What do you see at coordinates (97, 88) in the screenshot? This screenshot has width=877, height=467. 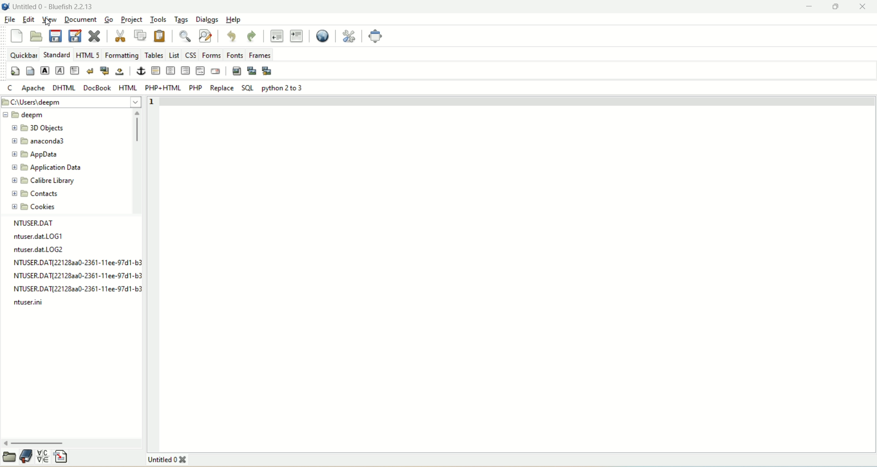 I see `docbook` at bounding box center [97, 88].